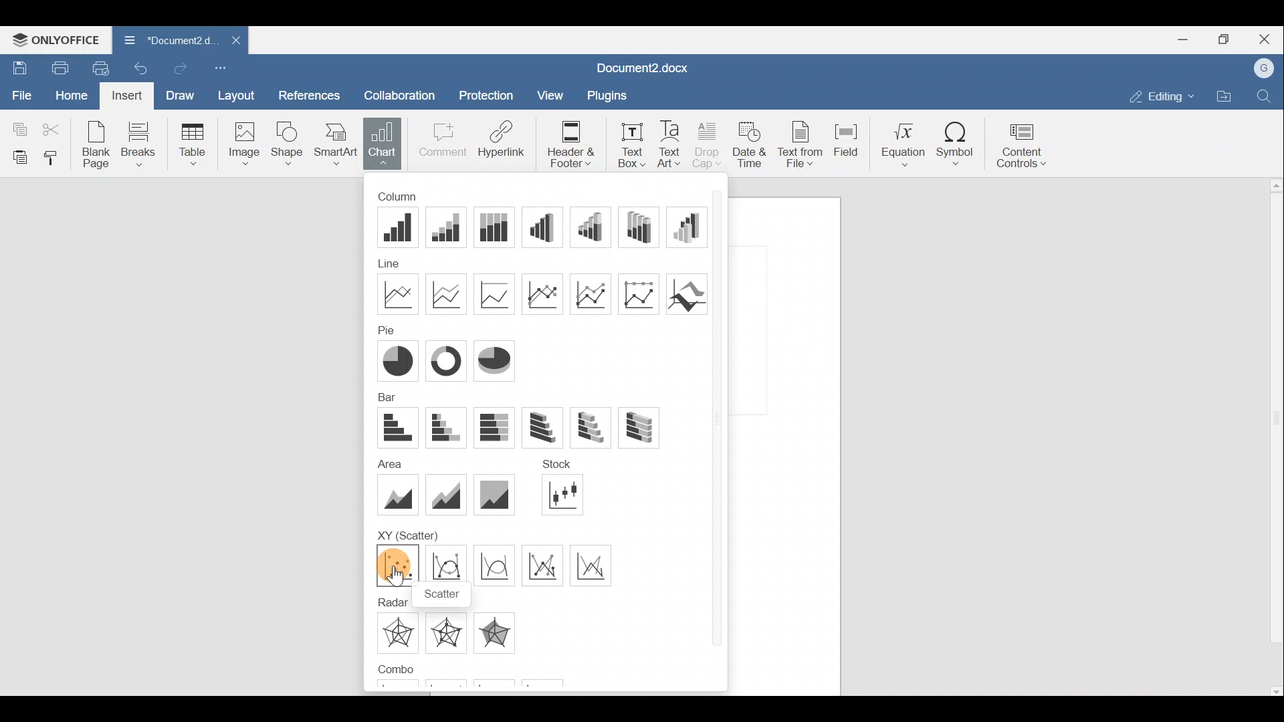 This screenshot has height=722, width=1284. I want to click on Radar, so click(391, 601).